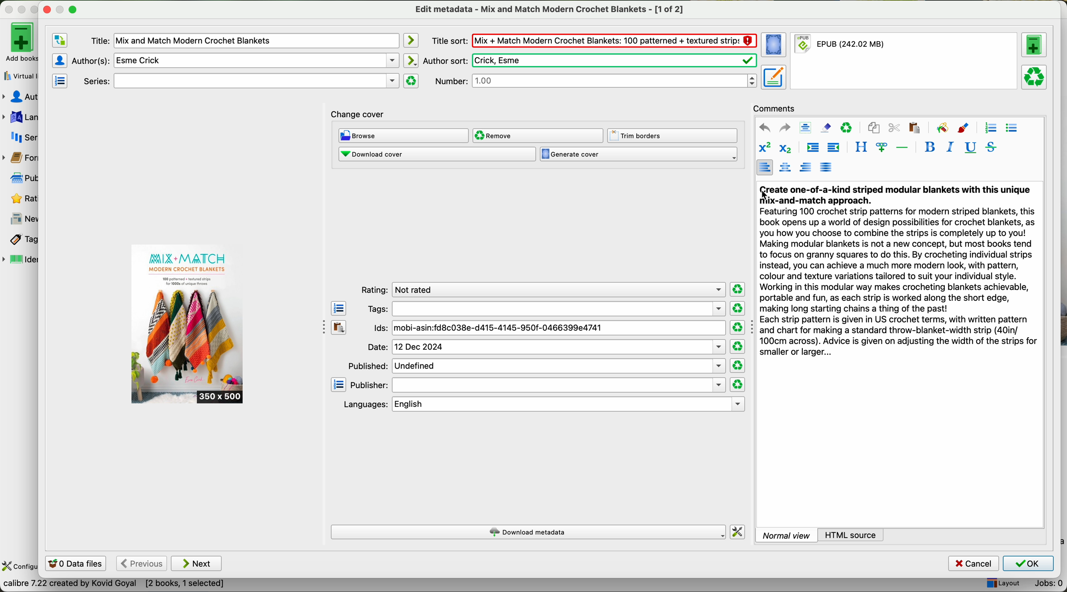 This screenshot has height=592, width=1067. Describe the element at coordinates (404, 136) in the screenshot. I see `browse` at that location.